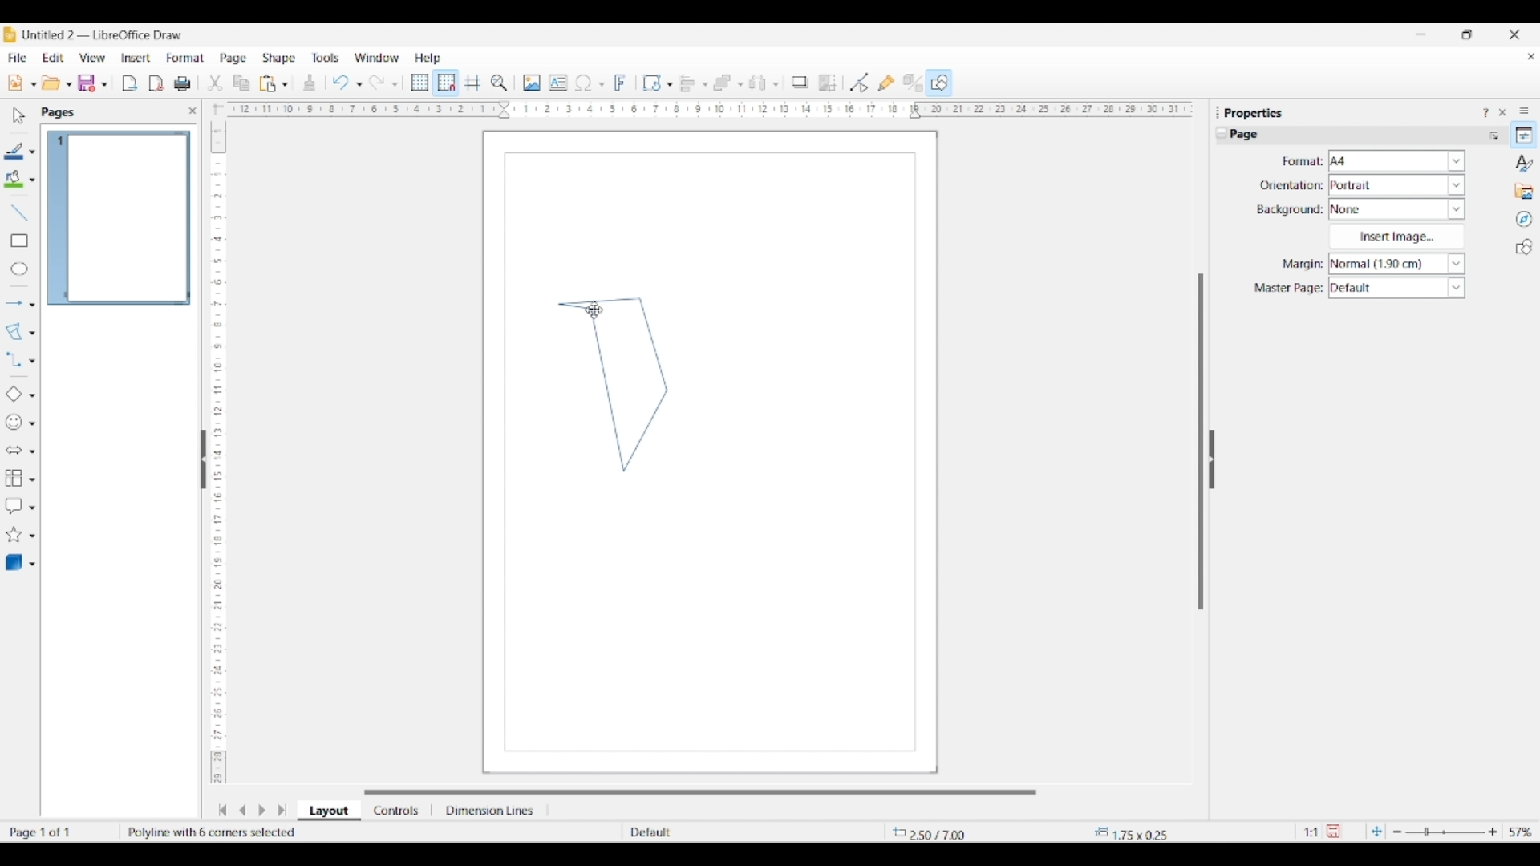  What do you see at coordinates (14, 304) in the screenshot?
I see `Selected arrow` at bounding box center [14, 304].